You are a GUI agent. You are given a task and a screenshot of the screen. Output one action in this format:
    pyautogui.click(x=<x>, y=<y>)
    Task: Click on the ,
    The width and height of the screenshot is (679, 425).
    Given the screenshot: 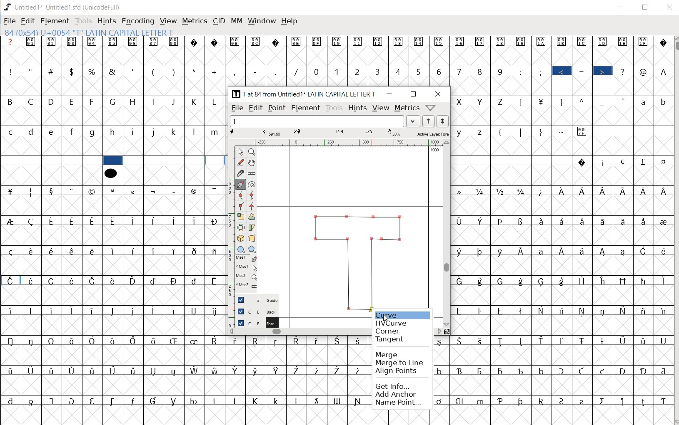 What is the action you would take?
    pyautogui.click(x=235, y=72)
    